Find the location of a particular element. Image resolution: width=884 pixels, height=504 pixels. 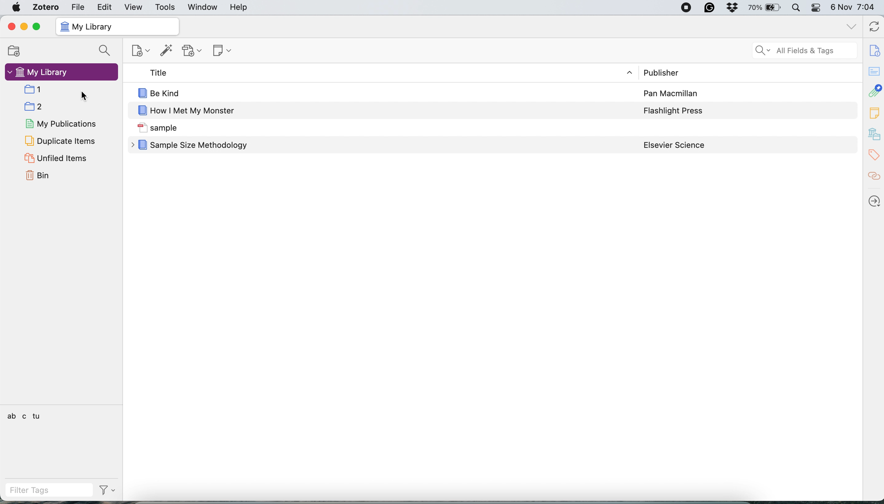

search fields and tags is located at coordinates (799, 49).